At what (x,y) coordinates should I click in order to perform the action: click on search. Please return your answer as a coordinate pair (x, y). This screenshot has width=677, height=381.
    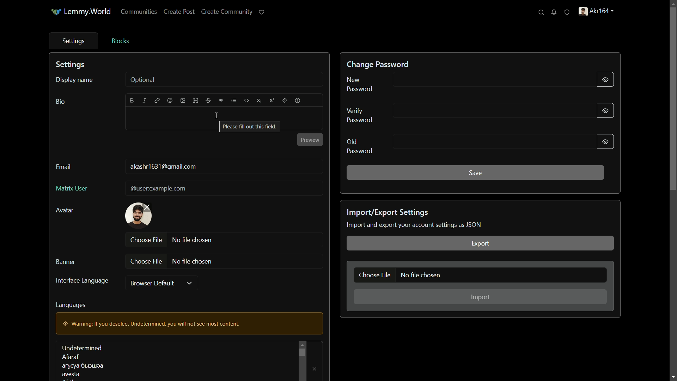
    Looking at the image, I should click on (541, 12).